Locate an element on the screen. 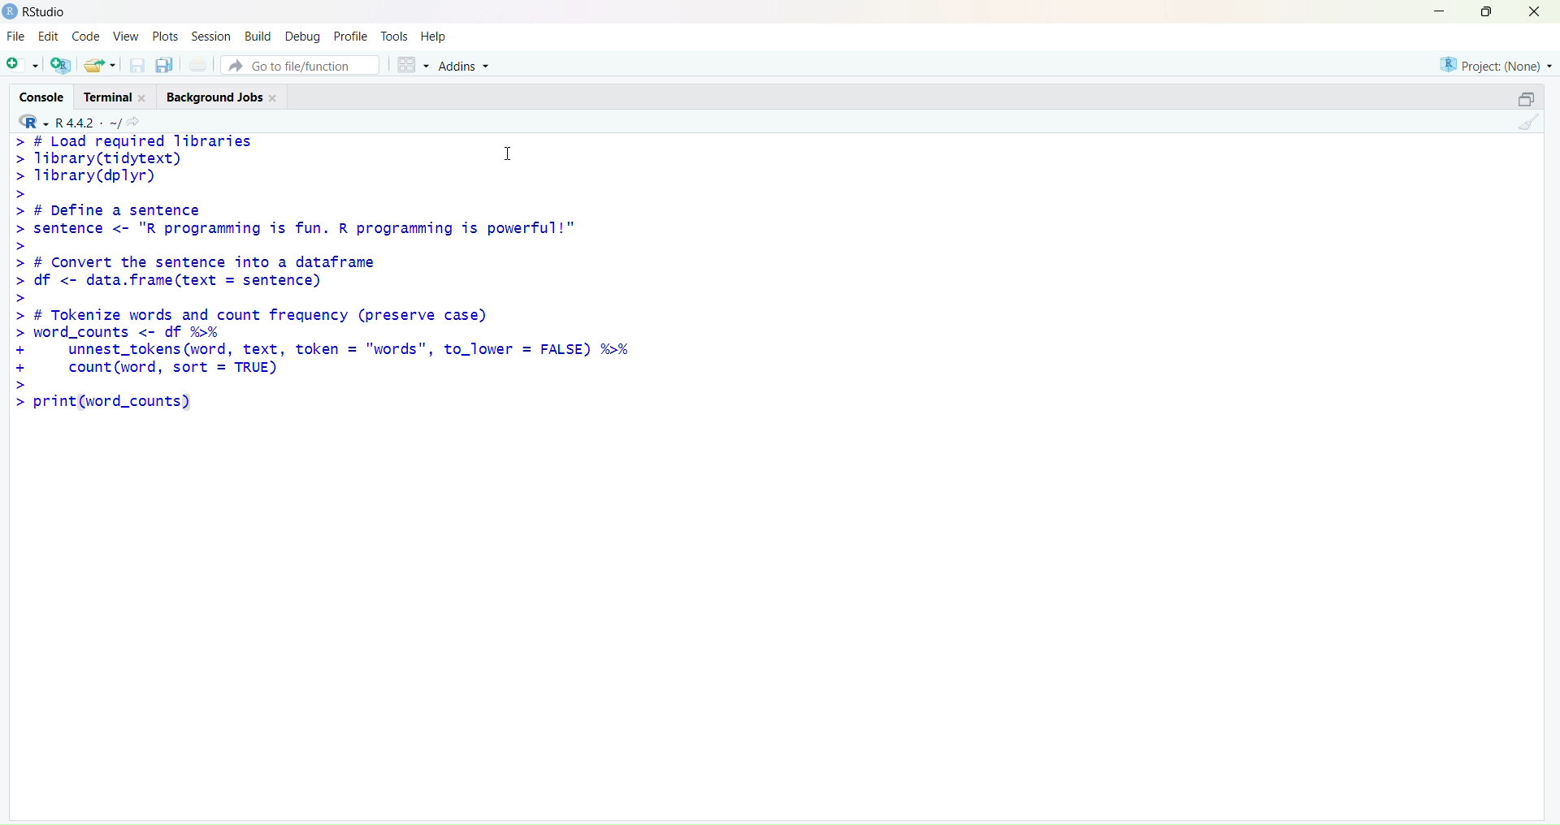  Rstudio is located at coordinates (37, 12).